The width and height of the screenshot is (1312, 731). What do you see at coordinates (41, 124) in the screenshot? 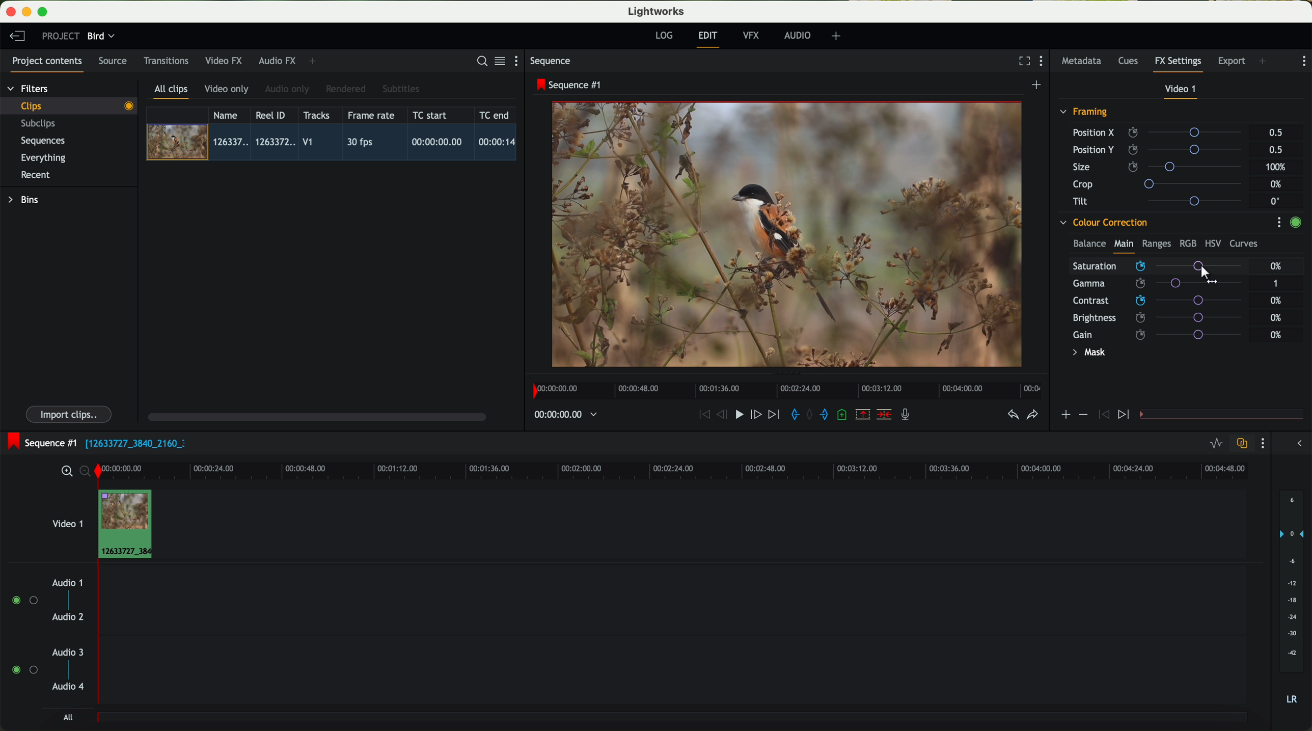
I see `subclips` at bounding box center [41, 124].